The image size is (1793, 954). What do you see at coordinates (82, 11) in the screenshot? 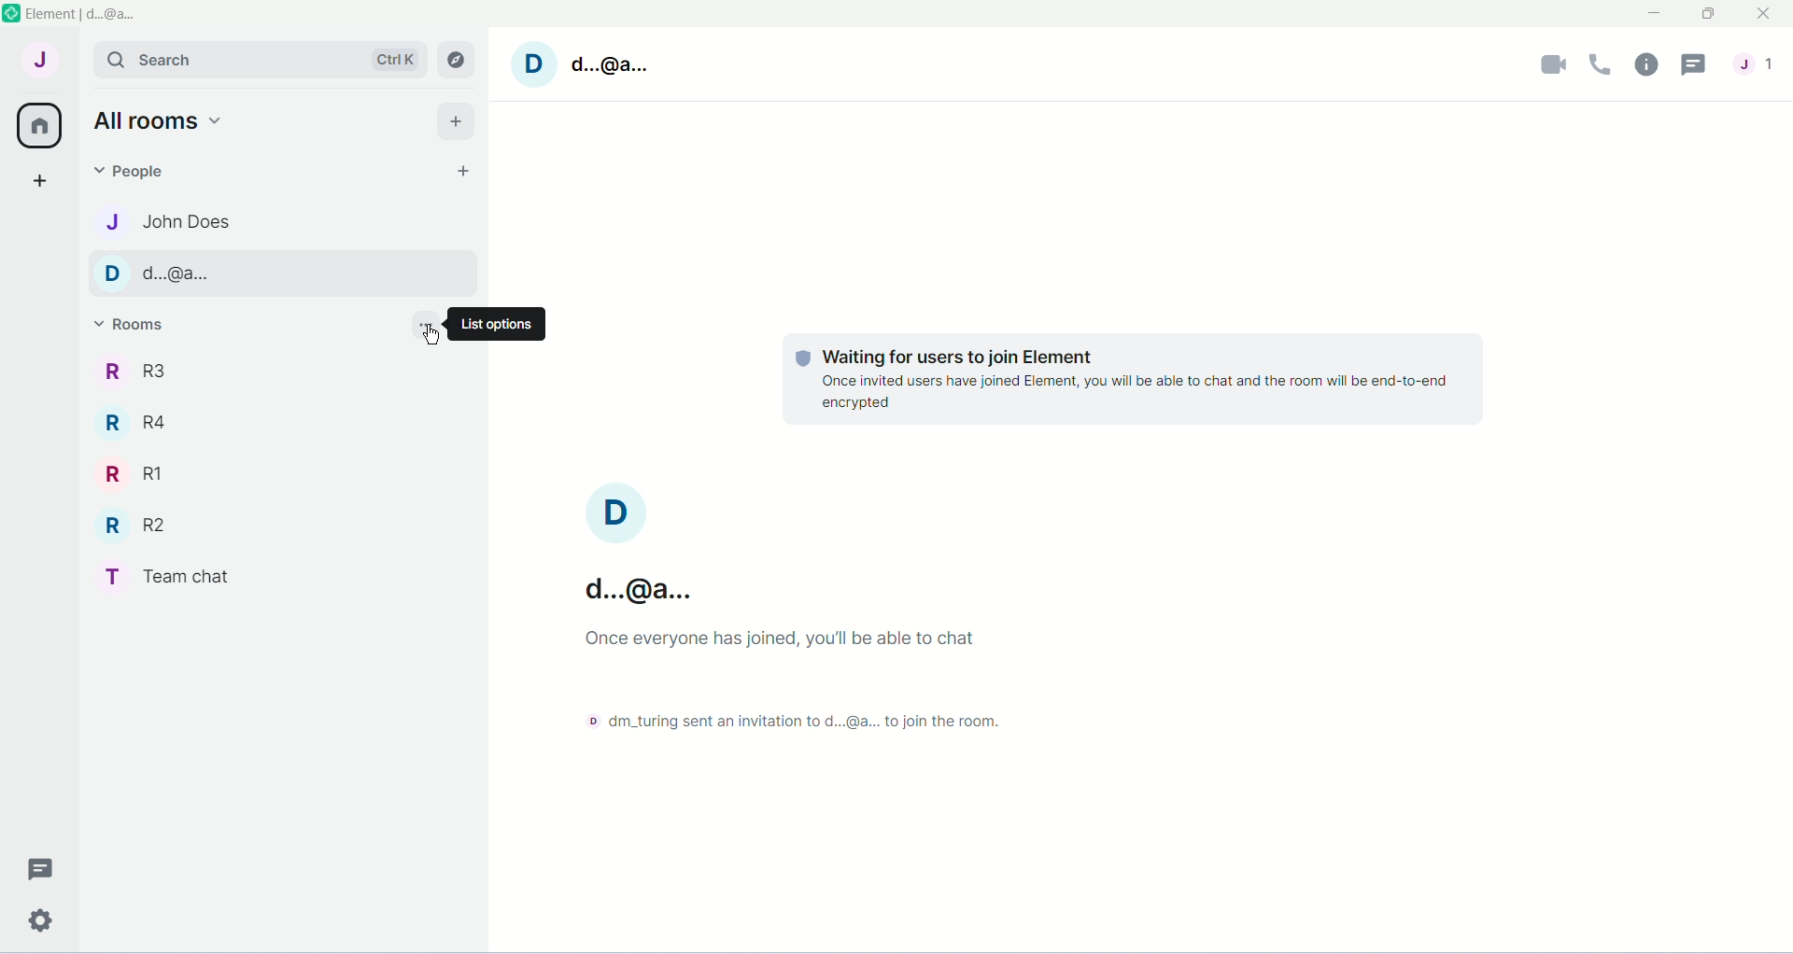
I see `Element d..@a` at bounding box center [82, 11].